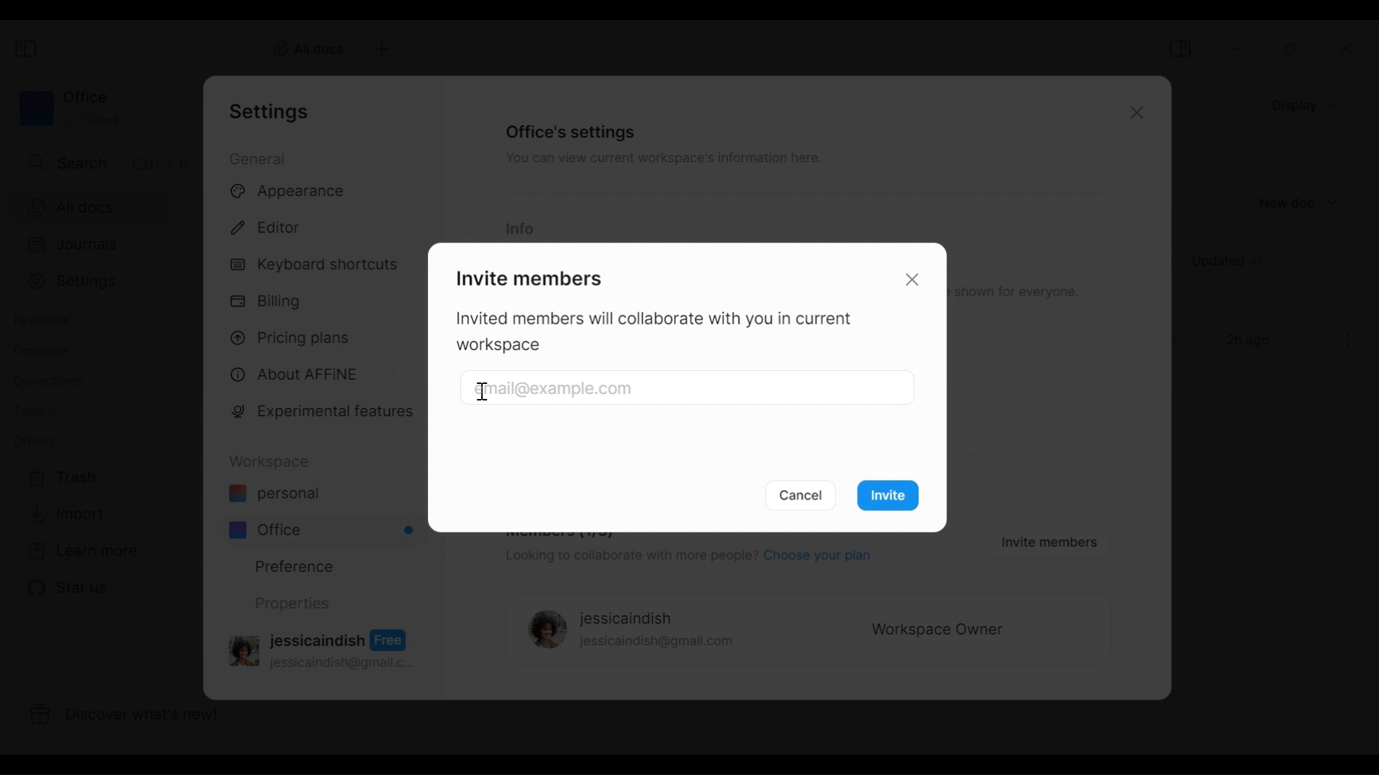 This screenshot has height=775, width=1379. Describe the element at coordinates (657, 643) in the screenshot. I see `jessicaindish@gmail.com` at that location.